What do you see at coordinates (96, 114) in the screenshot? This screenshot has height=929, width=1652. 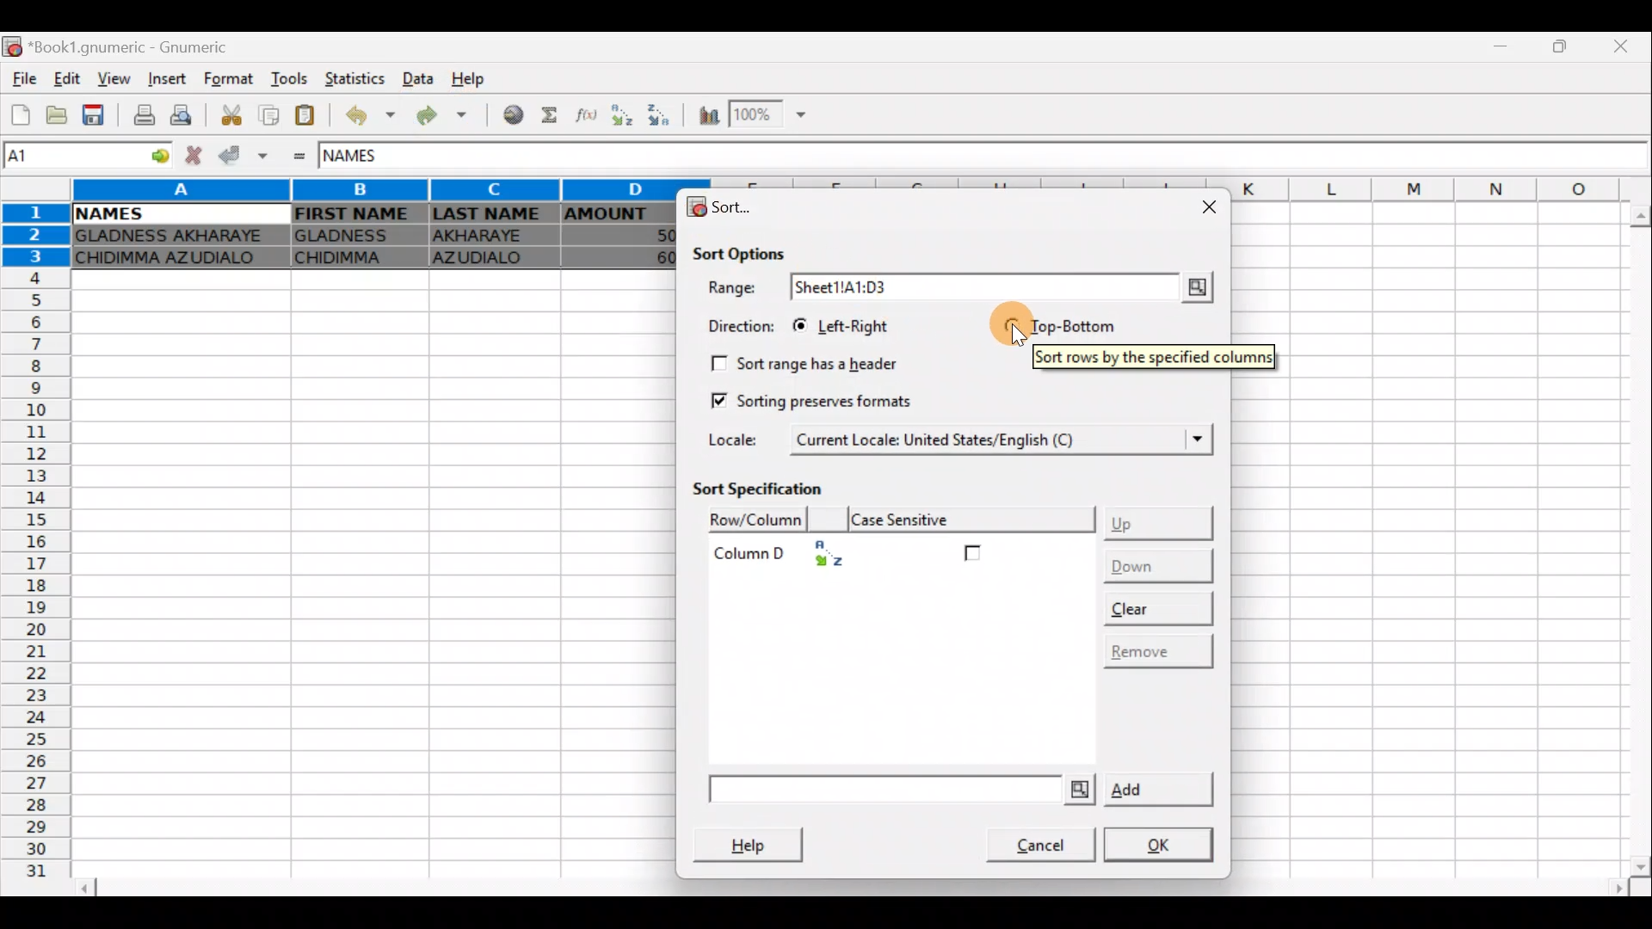 I see `Save current workbook` at bounding box center [96, 114].